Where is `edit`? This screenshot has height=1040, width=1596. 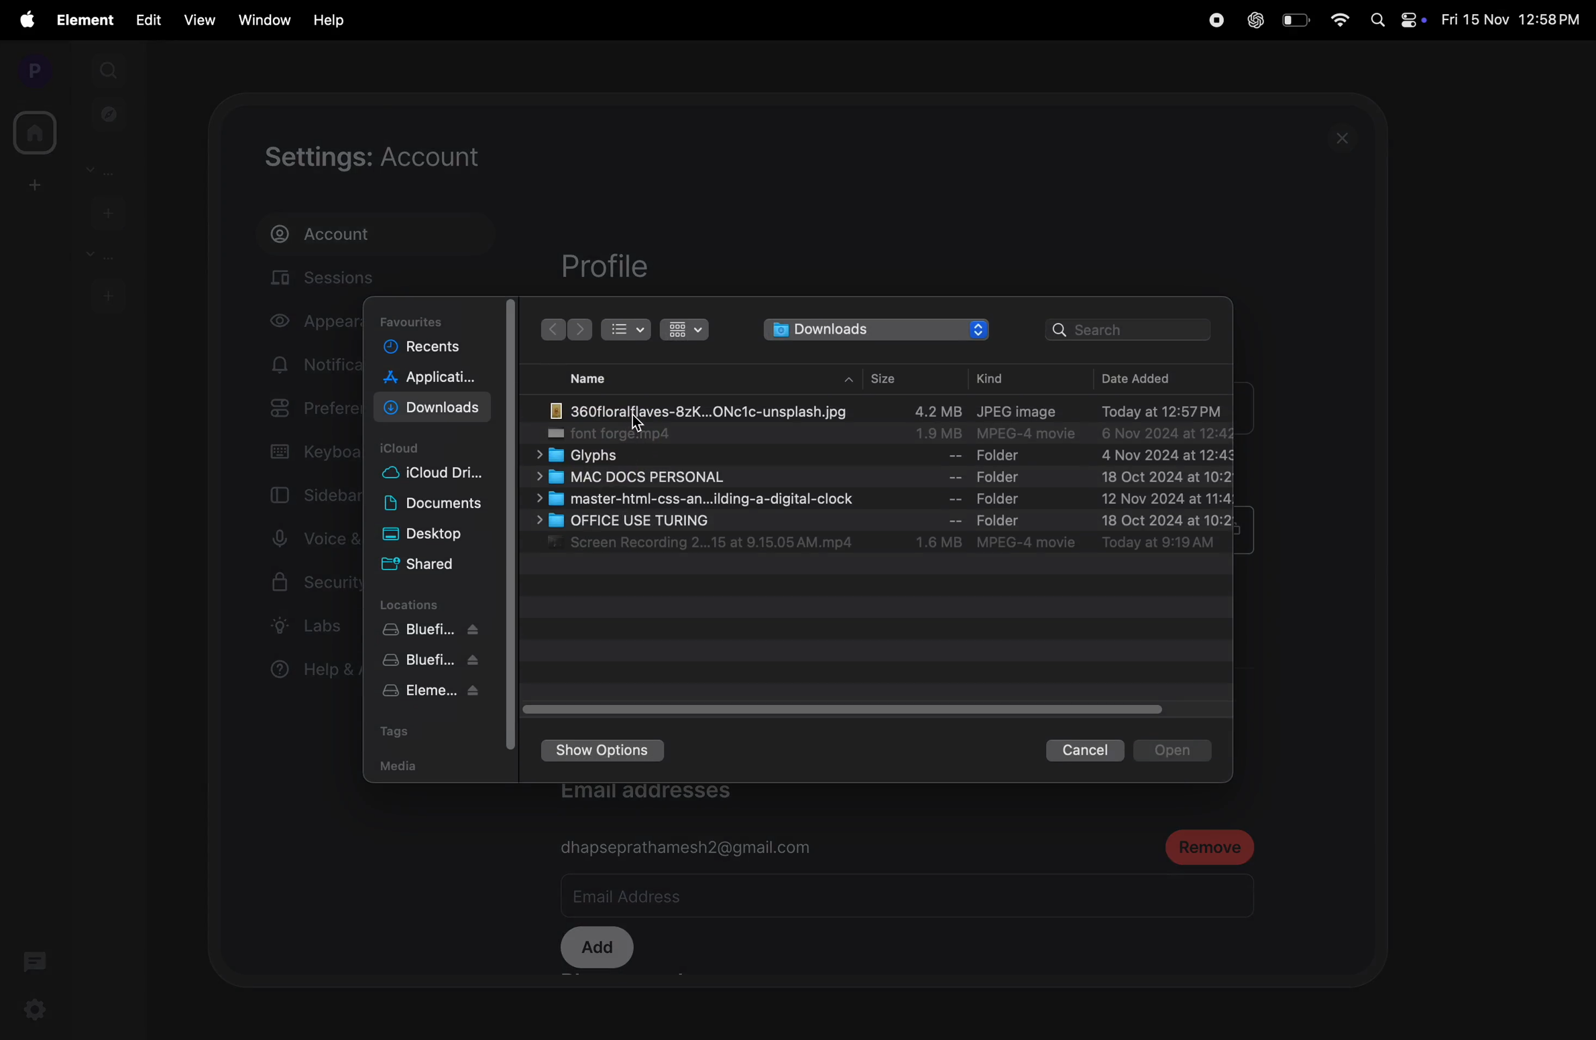 edit is located at coordinates (148, 19).